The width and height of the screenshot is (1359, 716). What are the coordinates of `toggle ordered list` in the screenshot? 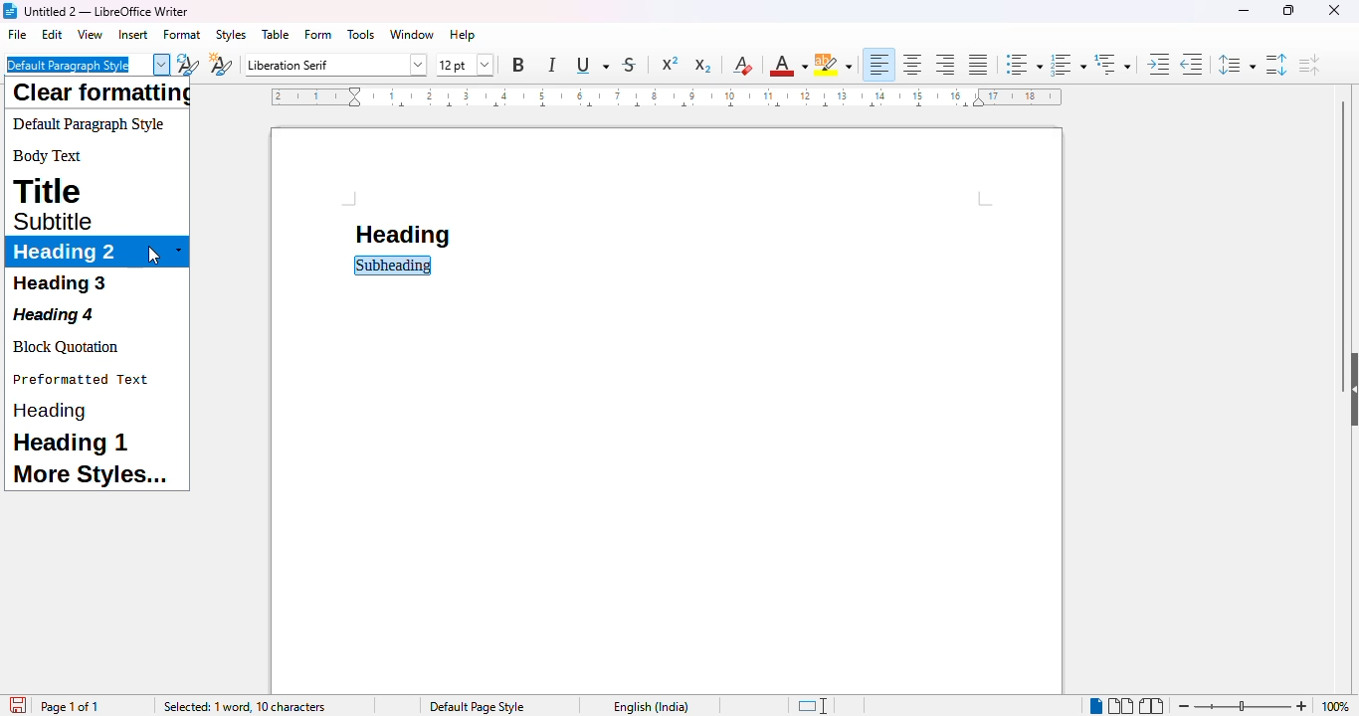 It's located at (1068, 65).